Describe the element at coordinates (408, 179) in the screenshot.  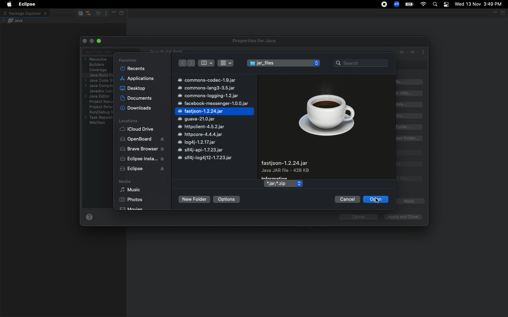
I see `Migrate JAR file` at that location.